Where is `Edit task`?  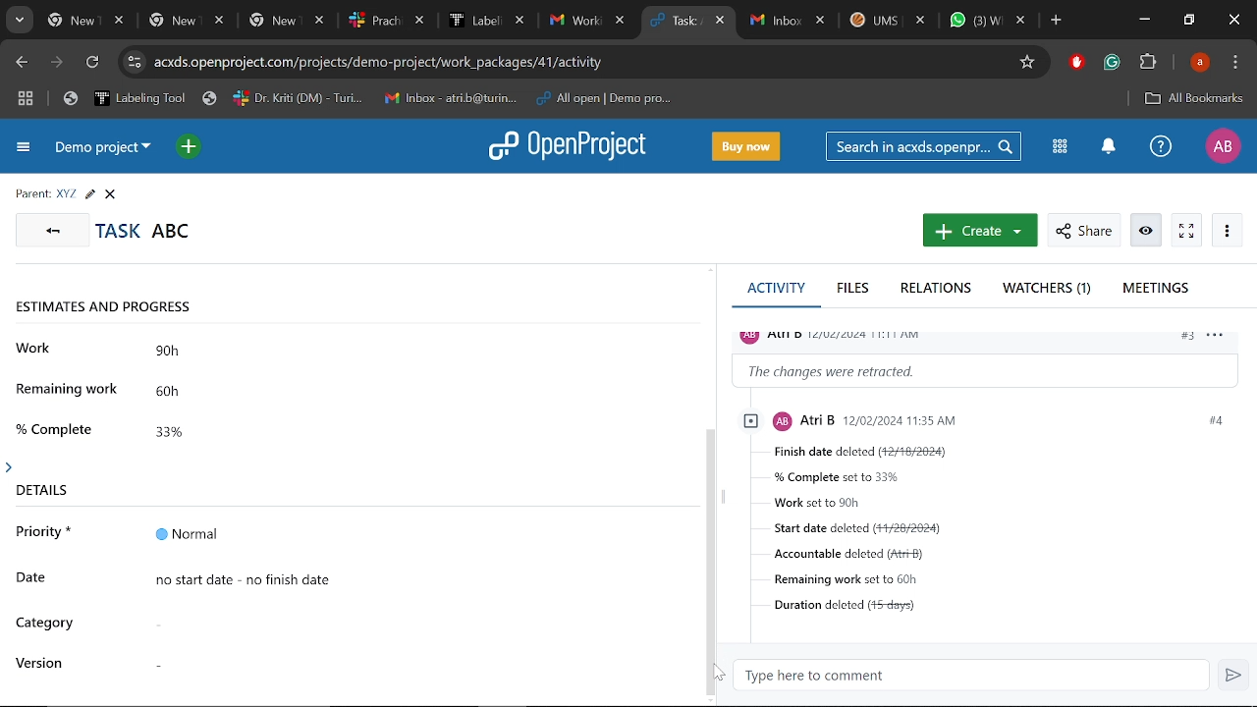
Edit task is located at coordinates (89, 194).